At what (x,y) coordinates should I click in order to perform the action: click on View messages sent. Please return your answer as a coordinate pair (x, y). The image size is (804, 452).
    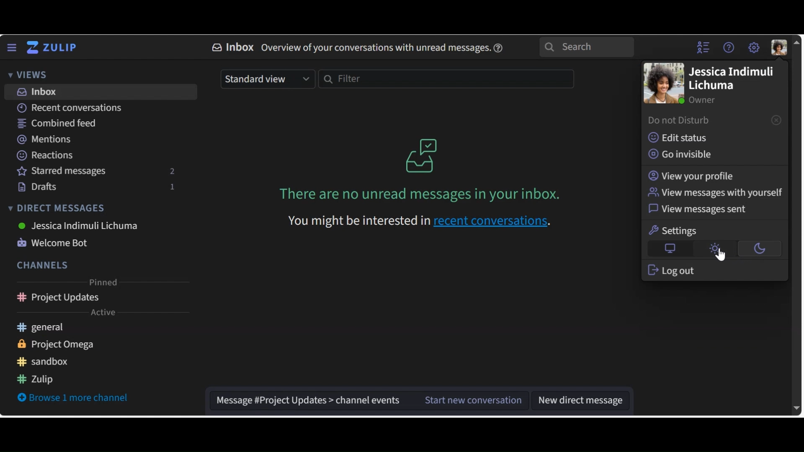
    Looking at the image, I should click on (701, 211).